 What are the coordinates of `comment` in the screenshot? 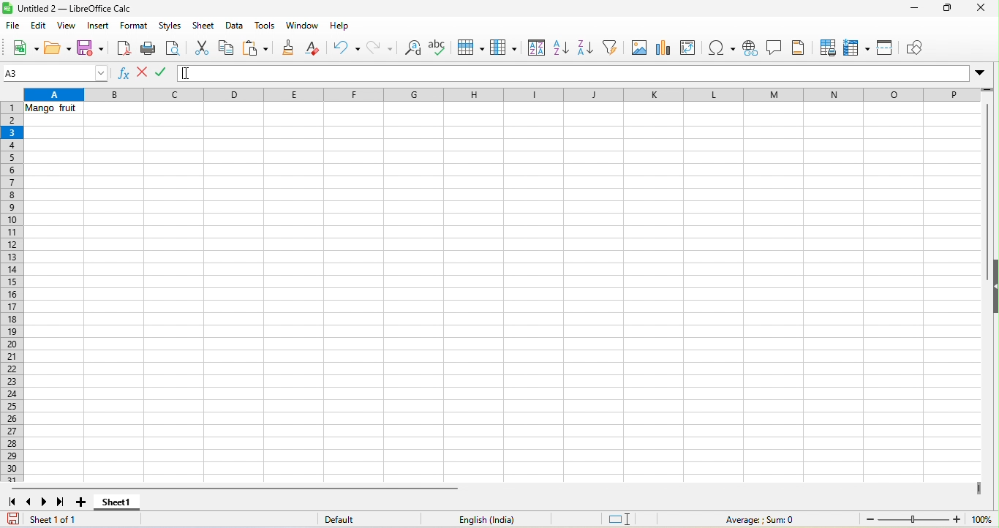 It's located at (776, 49).